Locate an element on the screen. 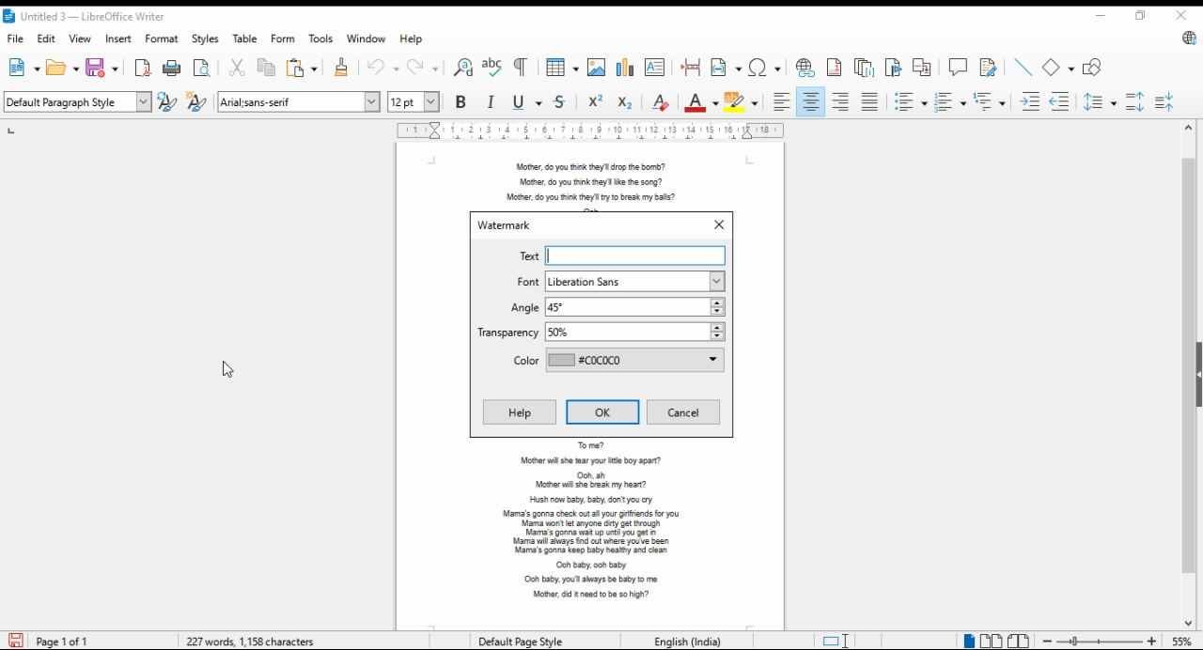 This screenshot has width=1203, height=650. simple shapes is located at coordinates (1057, 68).